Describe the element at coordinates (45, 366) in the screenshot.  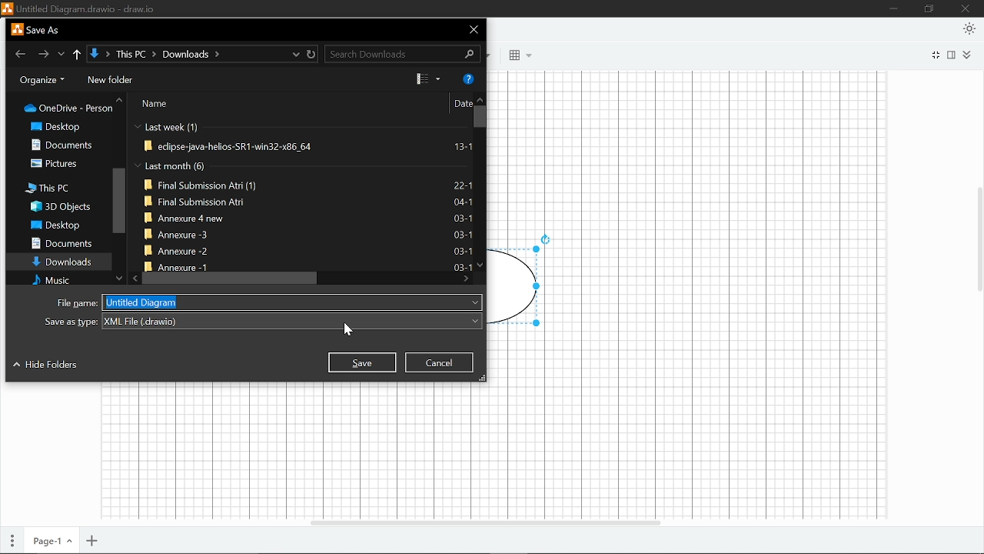
I see `Hide folders` at that location.